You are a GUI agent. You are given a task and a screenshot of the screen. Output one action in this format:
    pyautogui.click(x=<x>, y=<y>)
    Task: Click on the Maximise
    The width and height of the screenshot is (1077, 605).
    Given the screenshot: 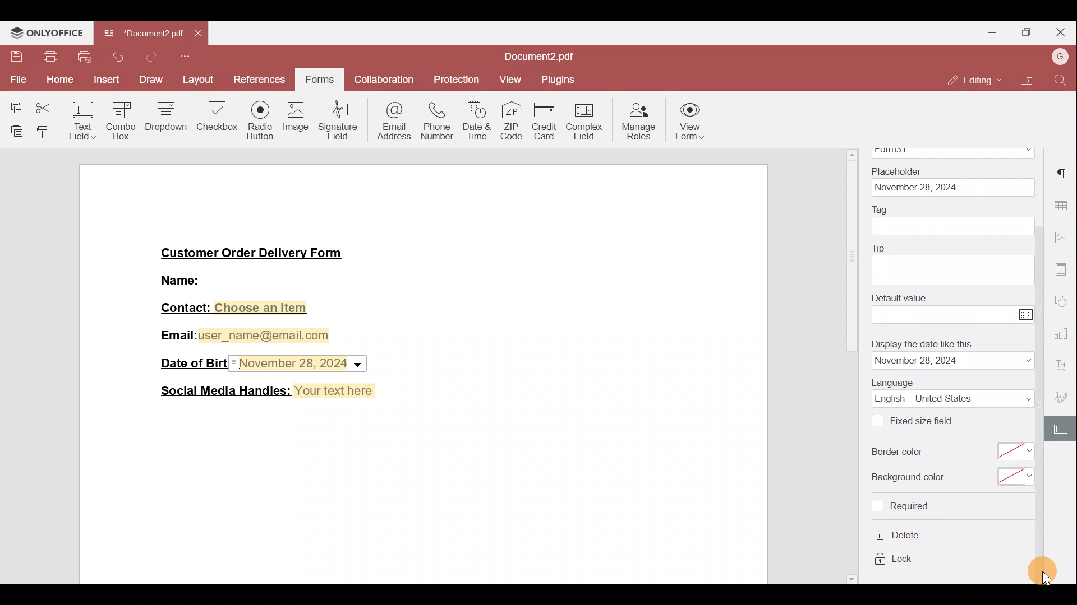 What is the action you would take?
    pyautogui.click(x=1027, y=31)
    